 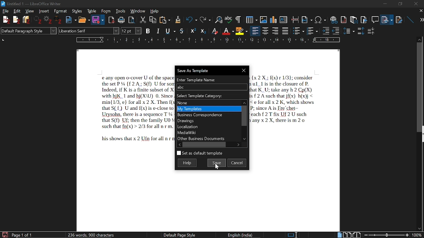 I want to click on Name of the template, so click(x=211, y=87).